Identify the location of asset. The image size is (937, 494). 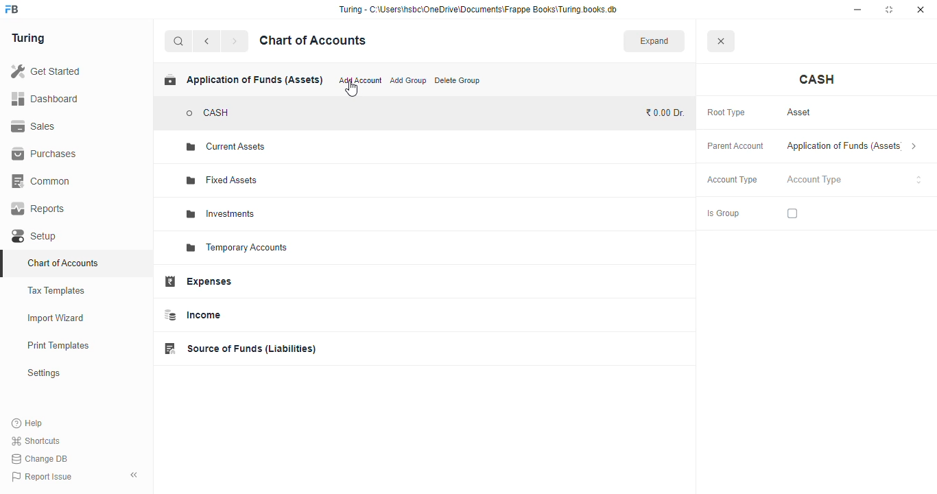
(800, 113).